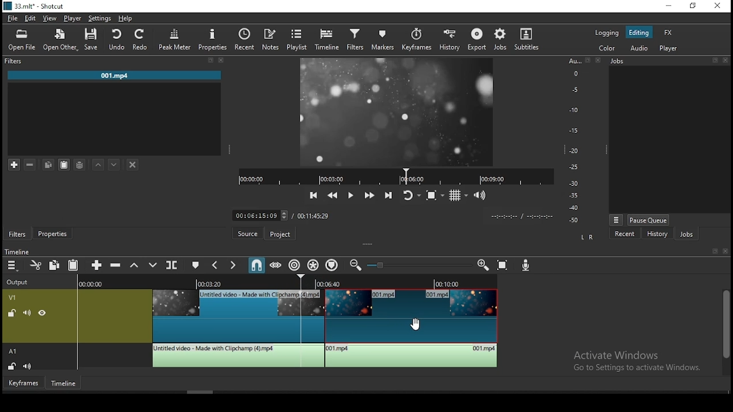 This screenshot has width=733, height=412. What do you see at coordinates (41, 314) in the screenshot?
I see `un(hide)` at bounding box center [41, 314].